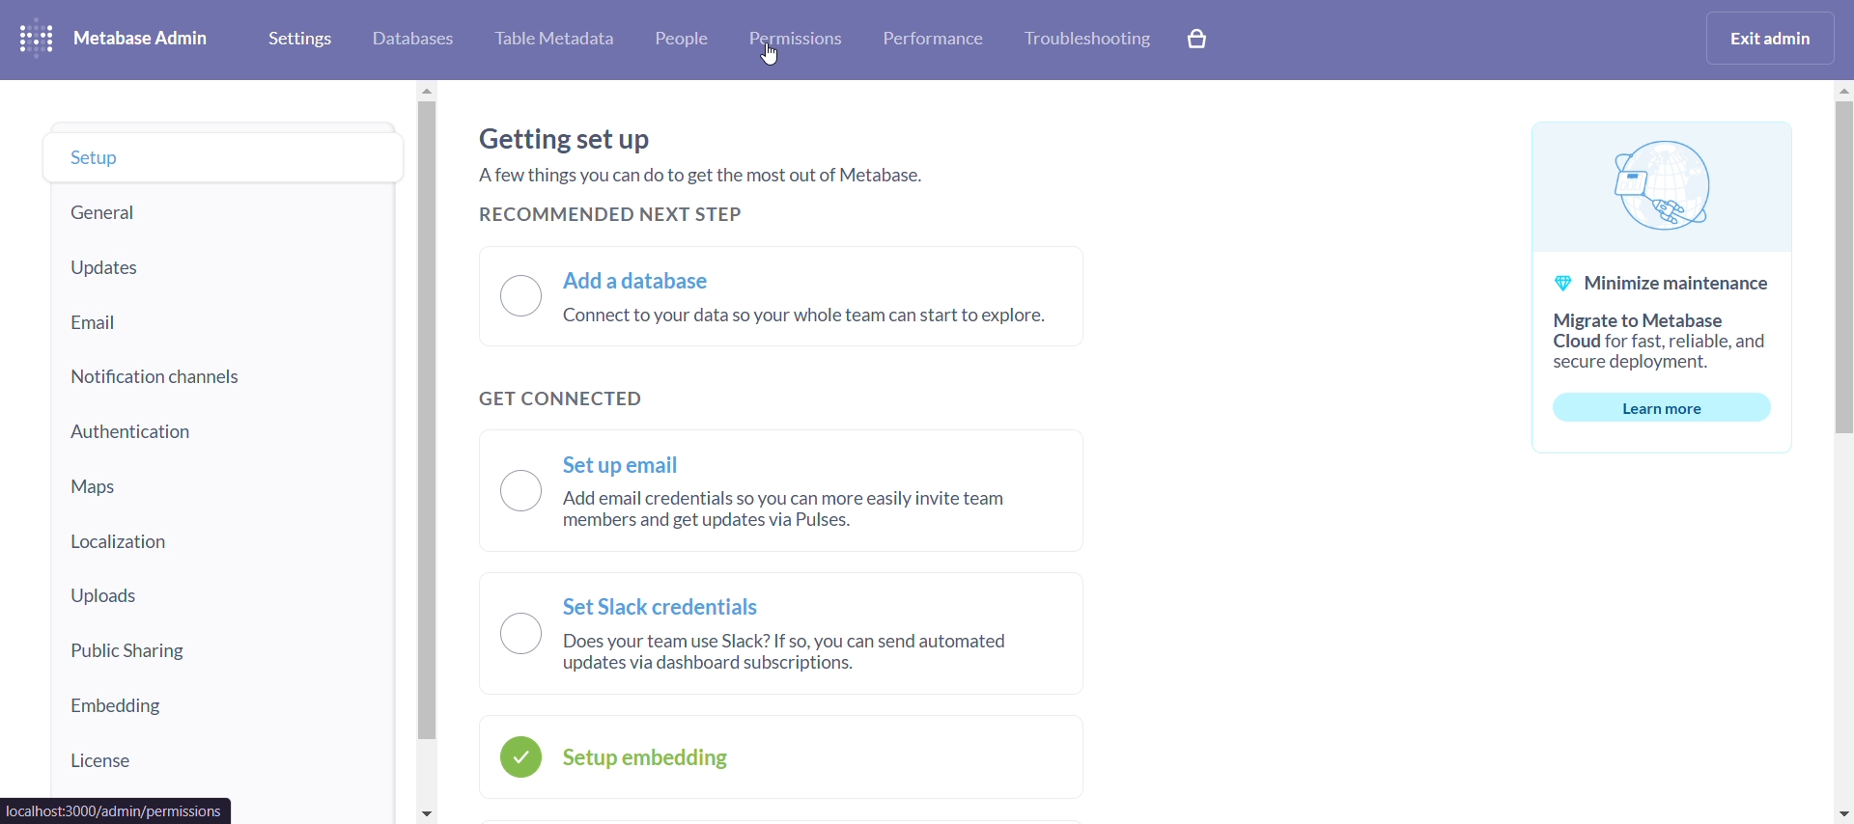 The image size is (1854, 824). Describe the element at coordinates (563, 400) in the screenshot. I see `get connected` at that location.